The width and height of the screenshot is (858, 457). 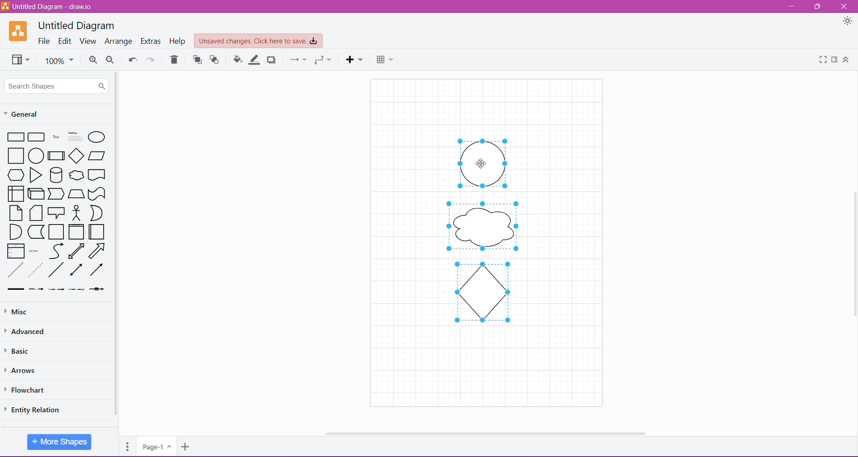 I want to click on Arrows, so click(x=23, y=370).